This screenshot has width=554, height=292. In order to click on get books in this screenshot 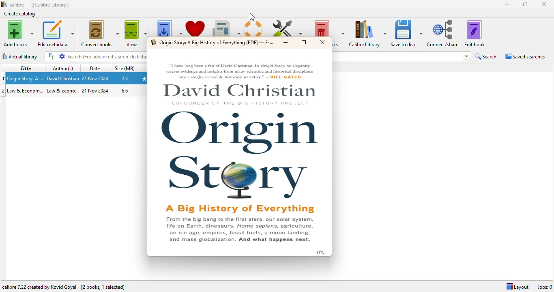, I will do `click(167, 28)`.